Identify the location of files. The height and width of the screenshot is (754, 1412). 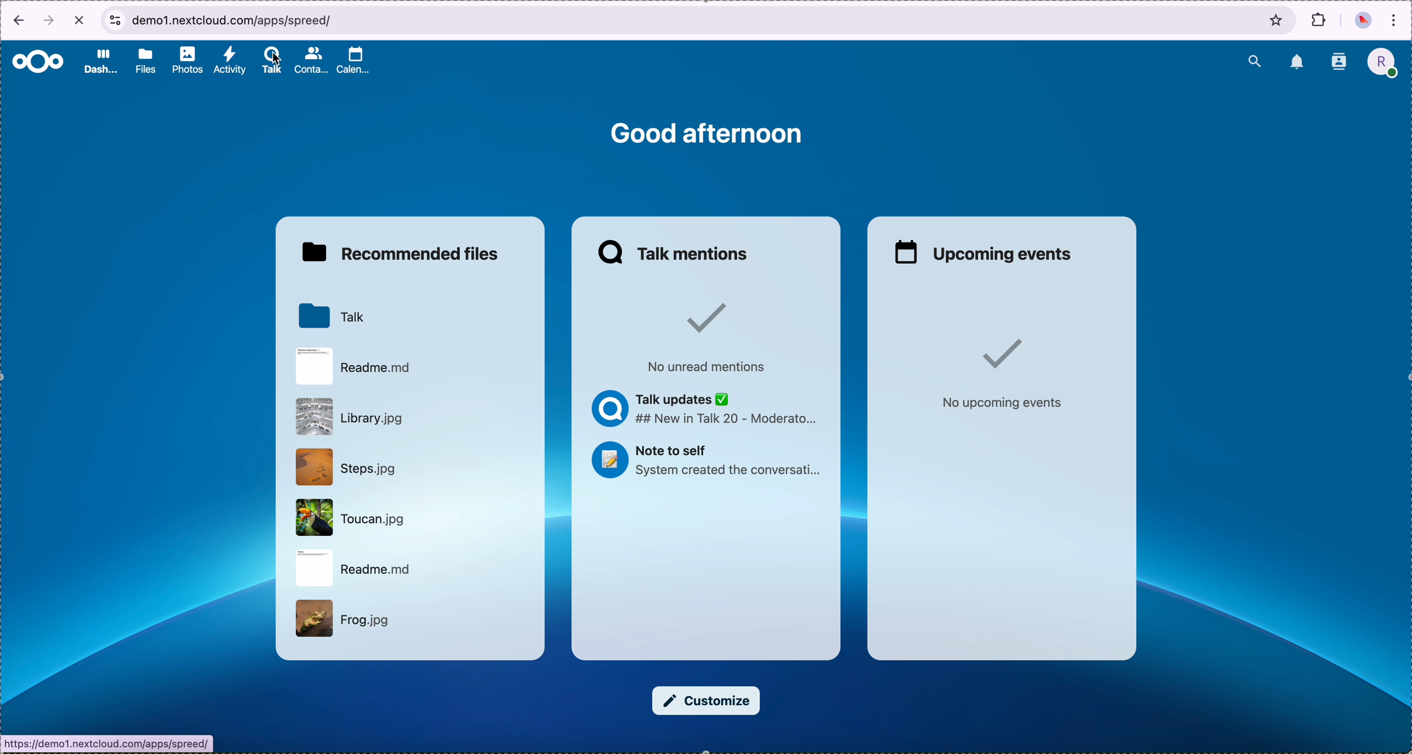
(146, 60).